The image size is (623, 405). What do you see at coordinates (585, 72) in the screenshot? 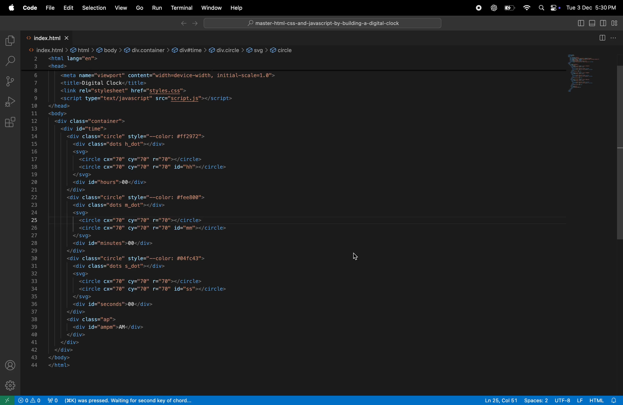
I see `preview window` at bounding box center [585, 72].